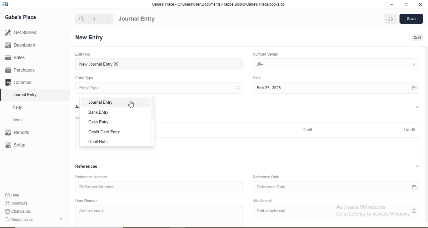 The width and height of the screenshot is (428, 228). I want to click on Entry Type, so click(85, 78).